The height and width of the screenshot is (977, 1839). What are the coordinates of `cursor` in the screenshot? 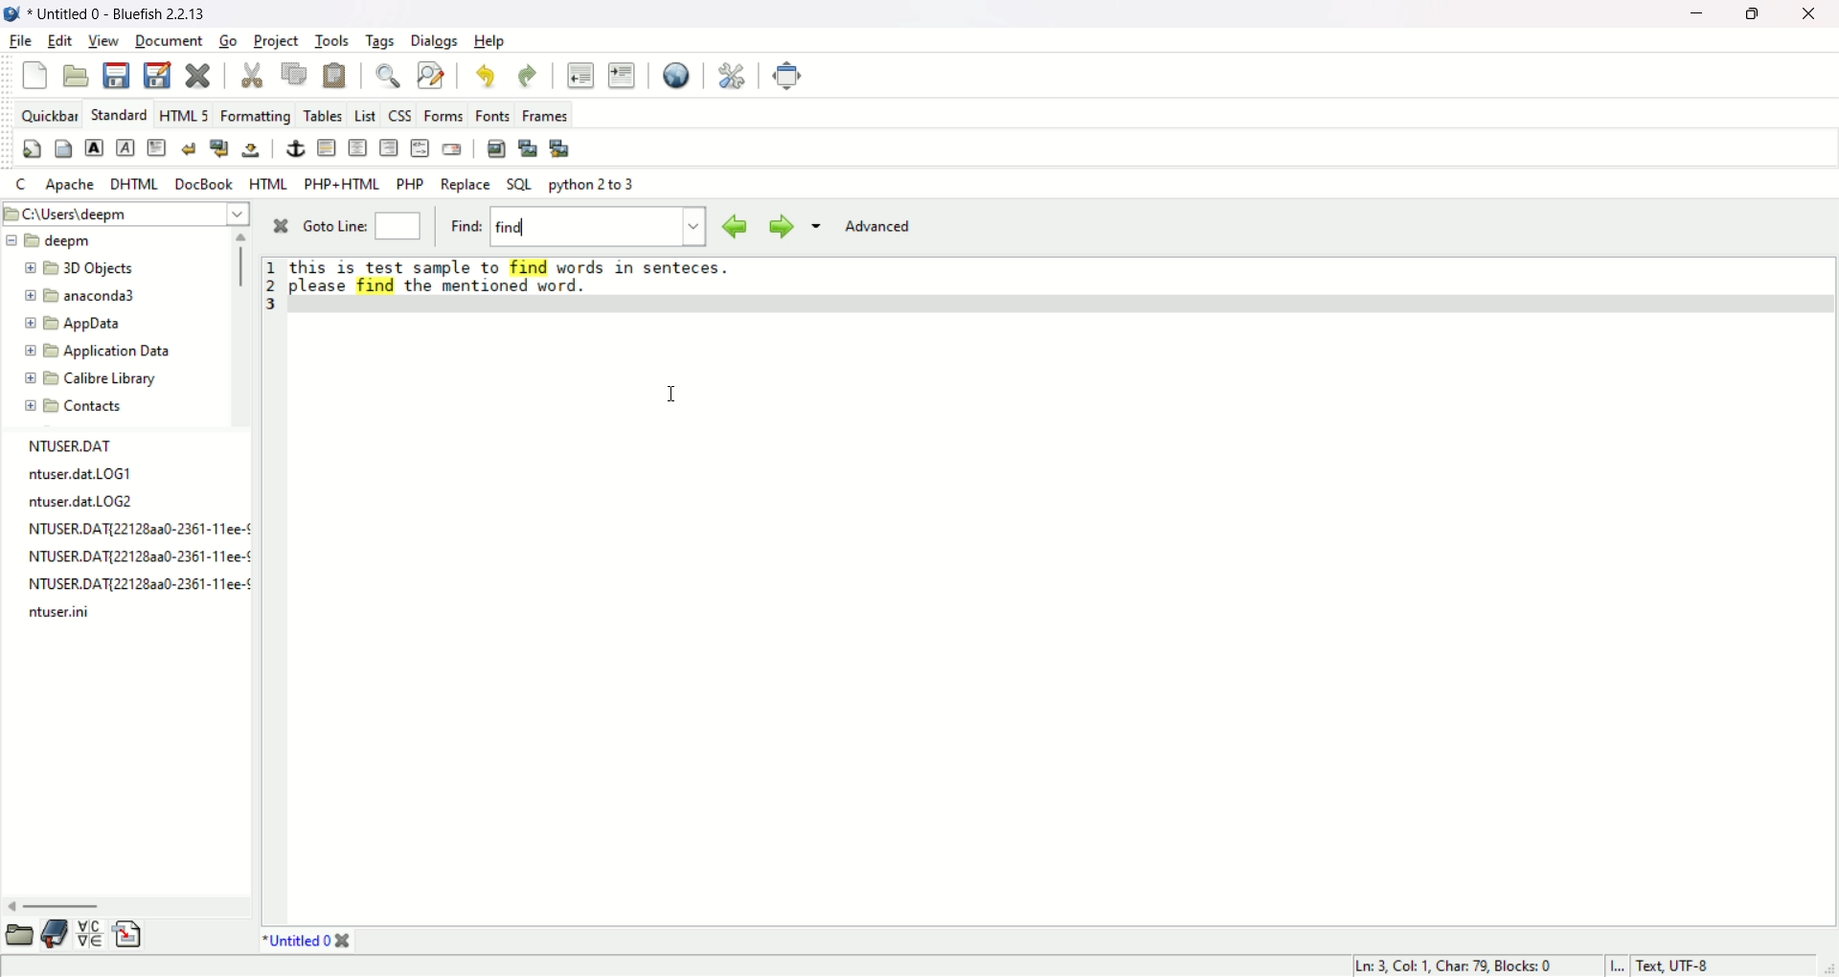 It's located at (674, 391).